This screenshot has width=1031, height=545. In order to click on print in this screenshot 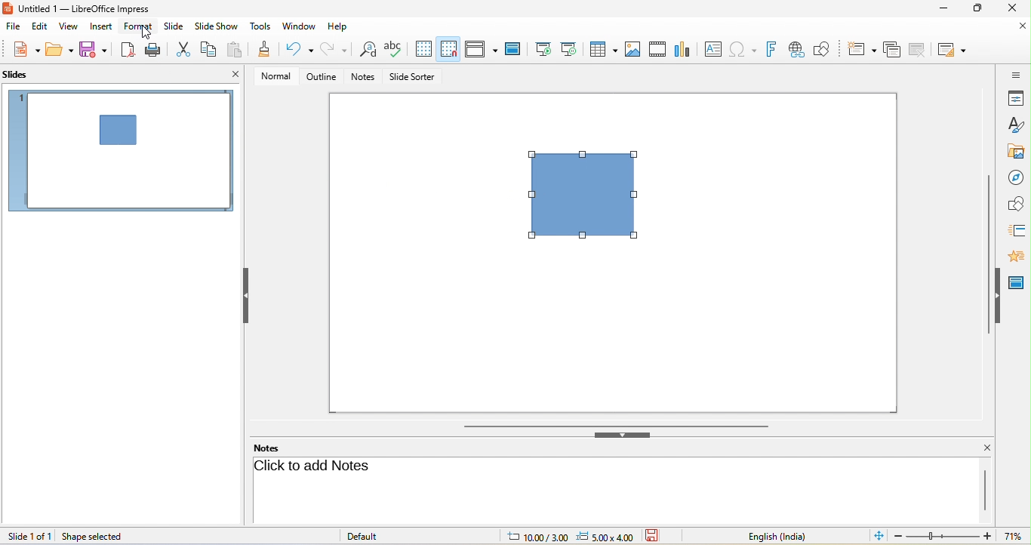, I will do `click(150, 49)`.